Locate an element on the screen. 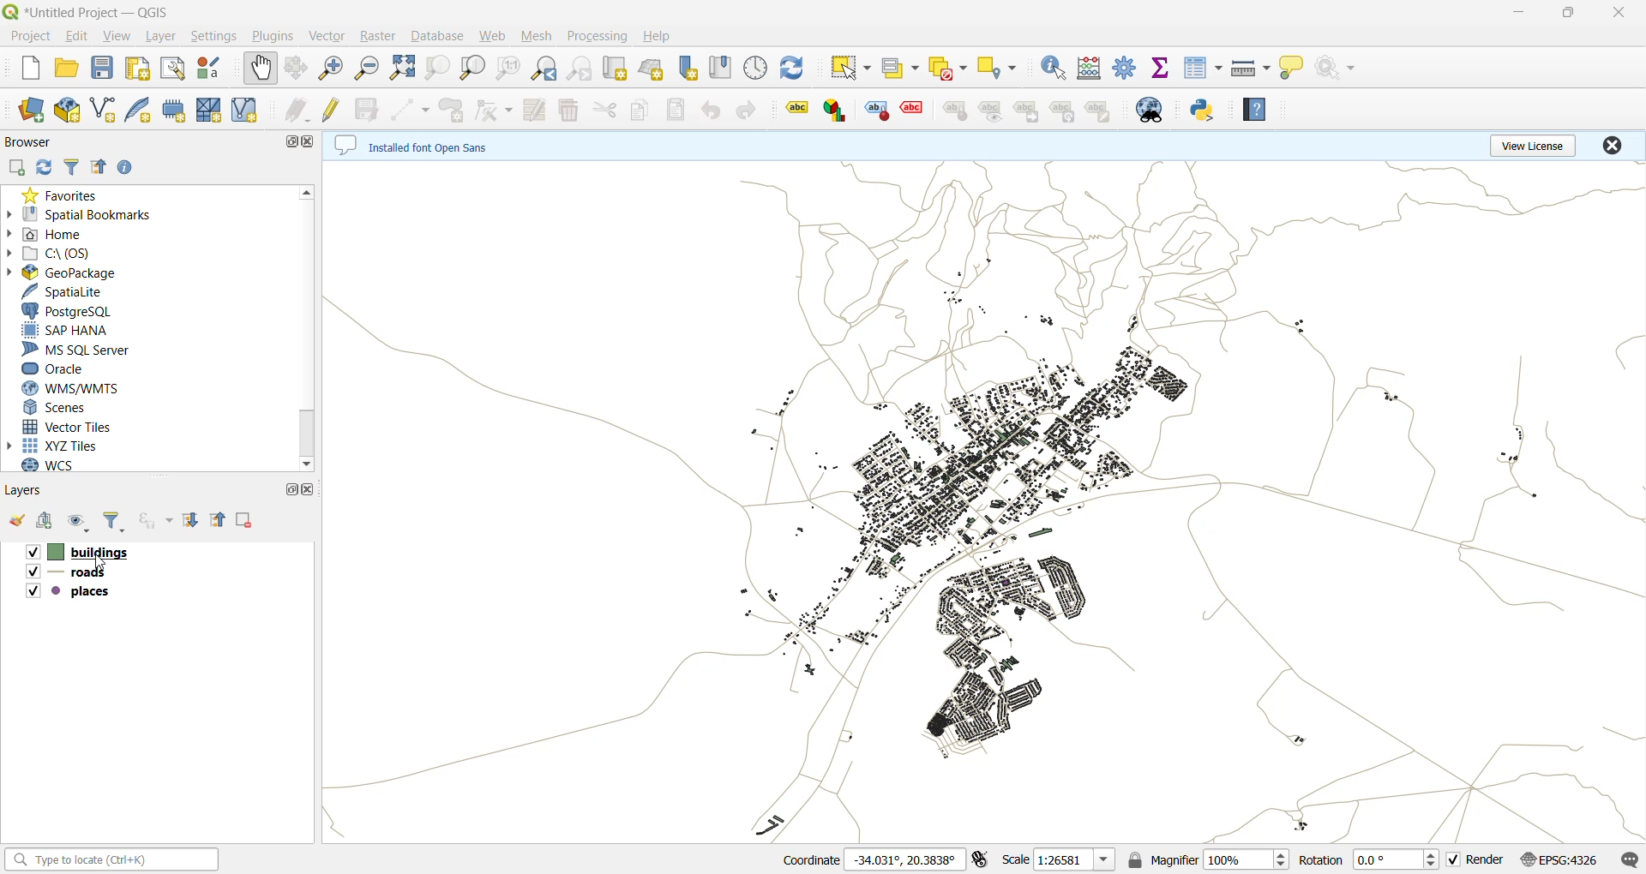 Image resolution: width=1646 pixels, height=874 pixels. vector tiles is located at coordinates (73, 427).